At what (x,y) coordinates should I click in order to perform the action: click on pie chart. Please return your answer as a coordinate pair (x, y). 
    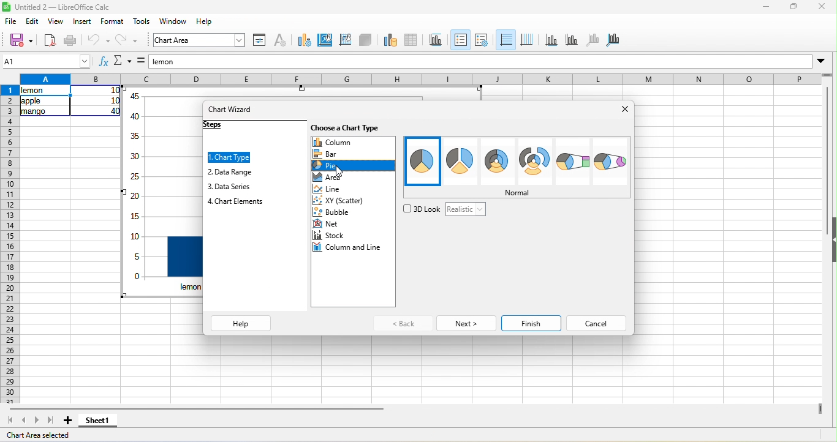
    Looking at the image, I should click on (498, 162).